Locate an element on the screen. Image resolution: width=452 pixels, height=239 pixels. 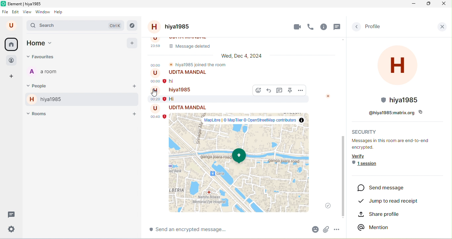
Element | hiya1985 is located at coordinates (23, 4).